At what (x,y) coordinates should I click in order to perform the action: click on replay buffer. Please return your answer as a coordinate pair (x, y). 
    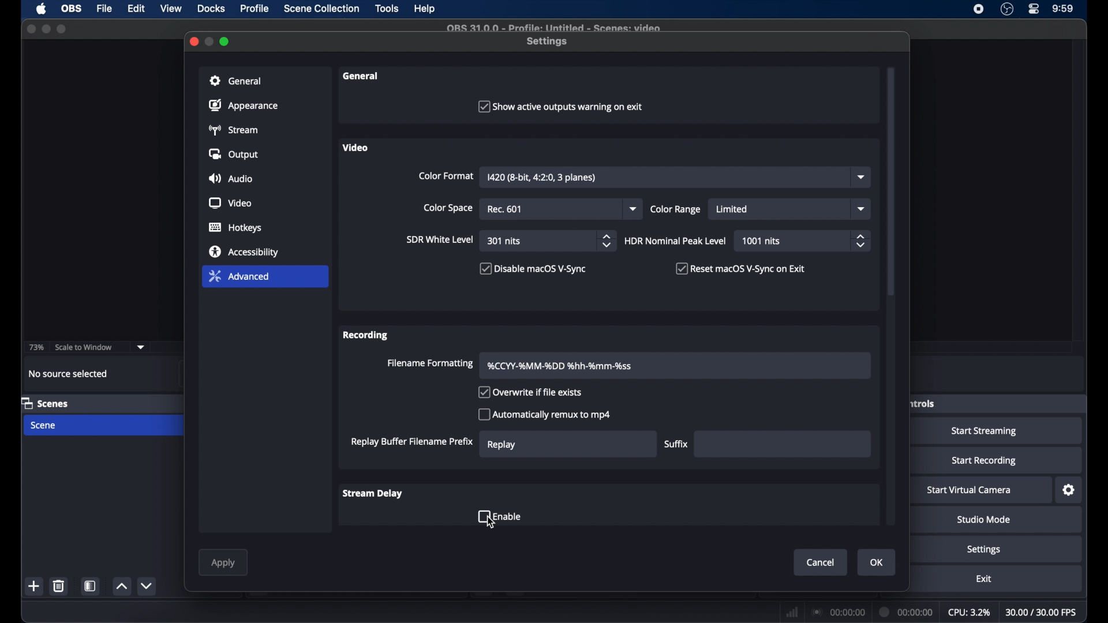
    Looking at the image, I should click on (413, 442).